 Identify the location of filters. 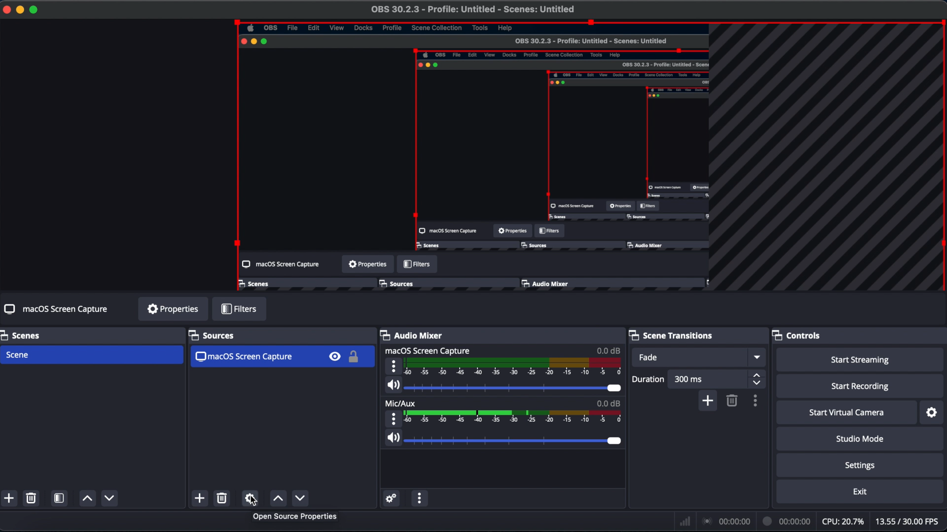
(241, 309).